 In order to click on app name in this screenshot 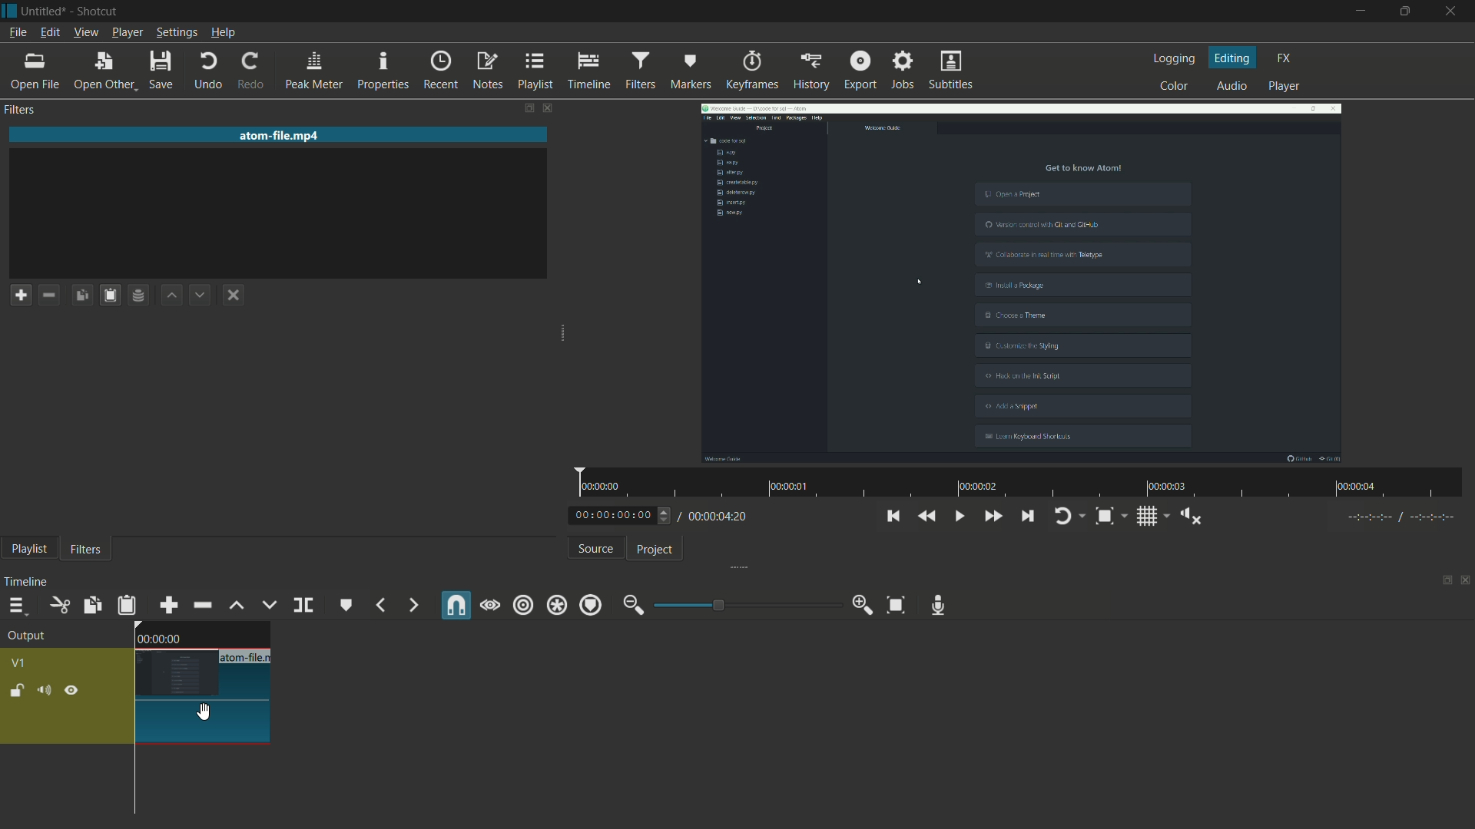, I will do `click(98, 12)`.